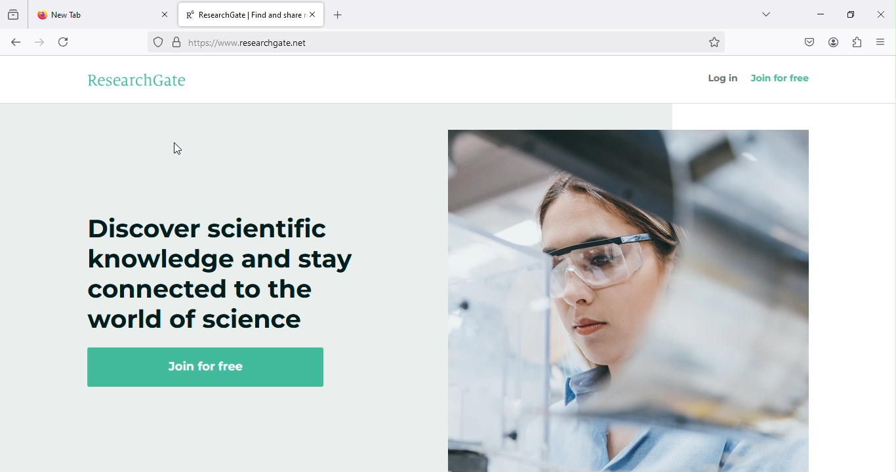 This screenshot has width=896, height=472. Describe the element at coordinates (243, 14) in the screenshot. I see `R® ResearchGate | Find and share` at that location.